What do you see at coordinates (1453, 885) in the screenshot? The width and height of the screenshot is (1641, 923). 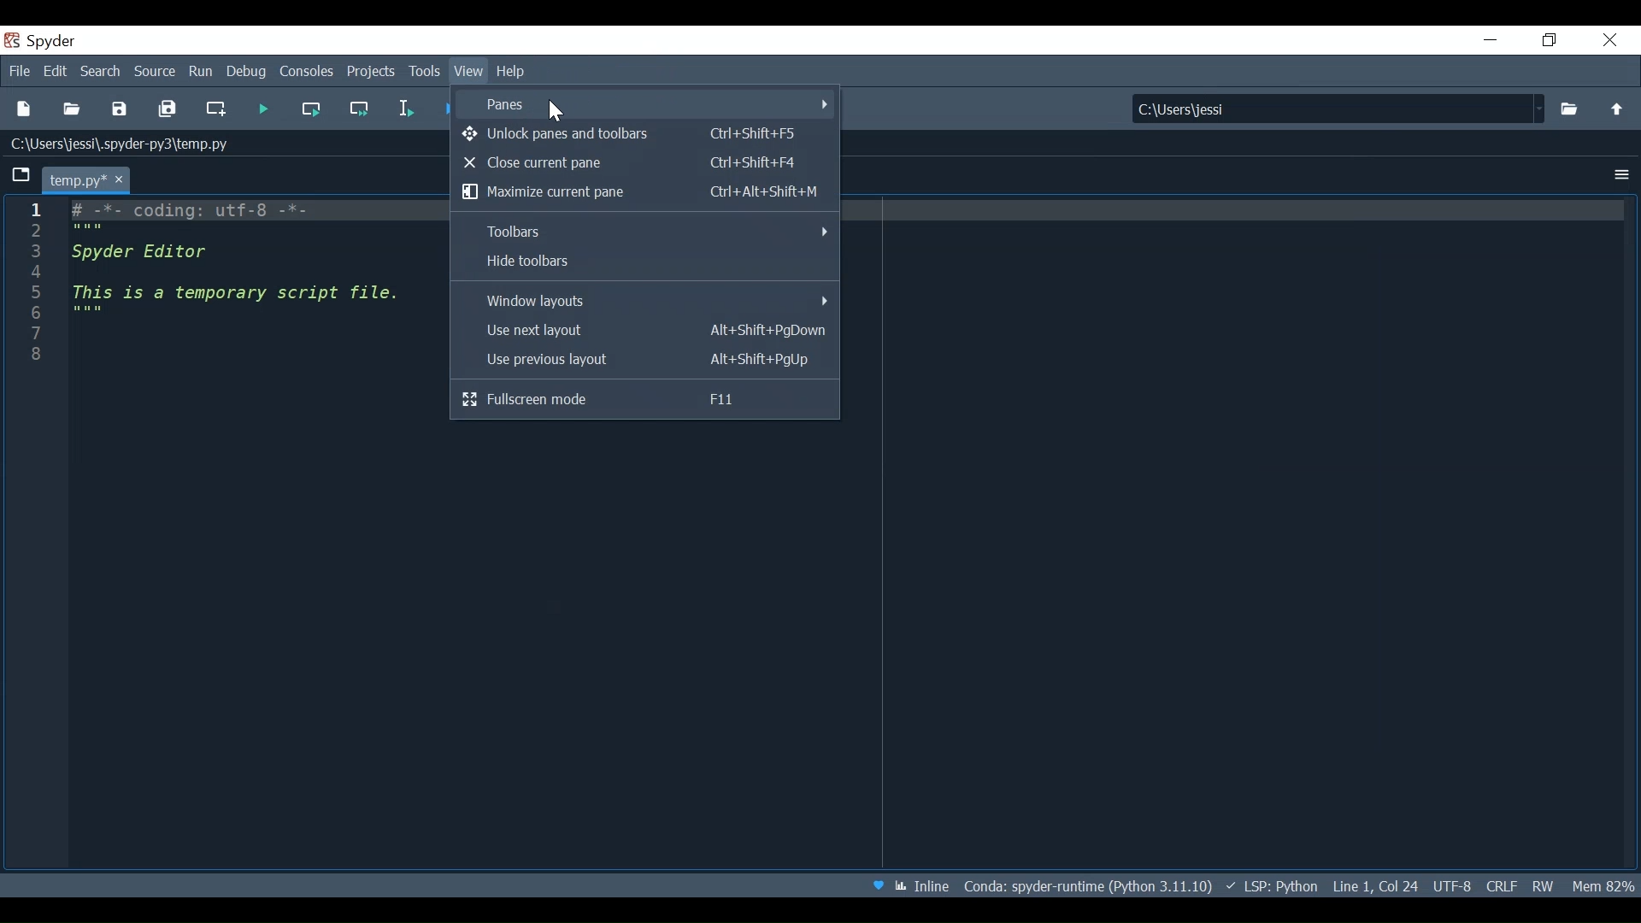 I see `File Encoding` at bounding box center [1453, 885].